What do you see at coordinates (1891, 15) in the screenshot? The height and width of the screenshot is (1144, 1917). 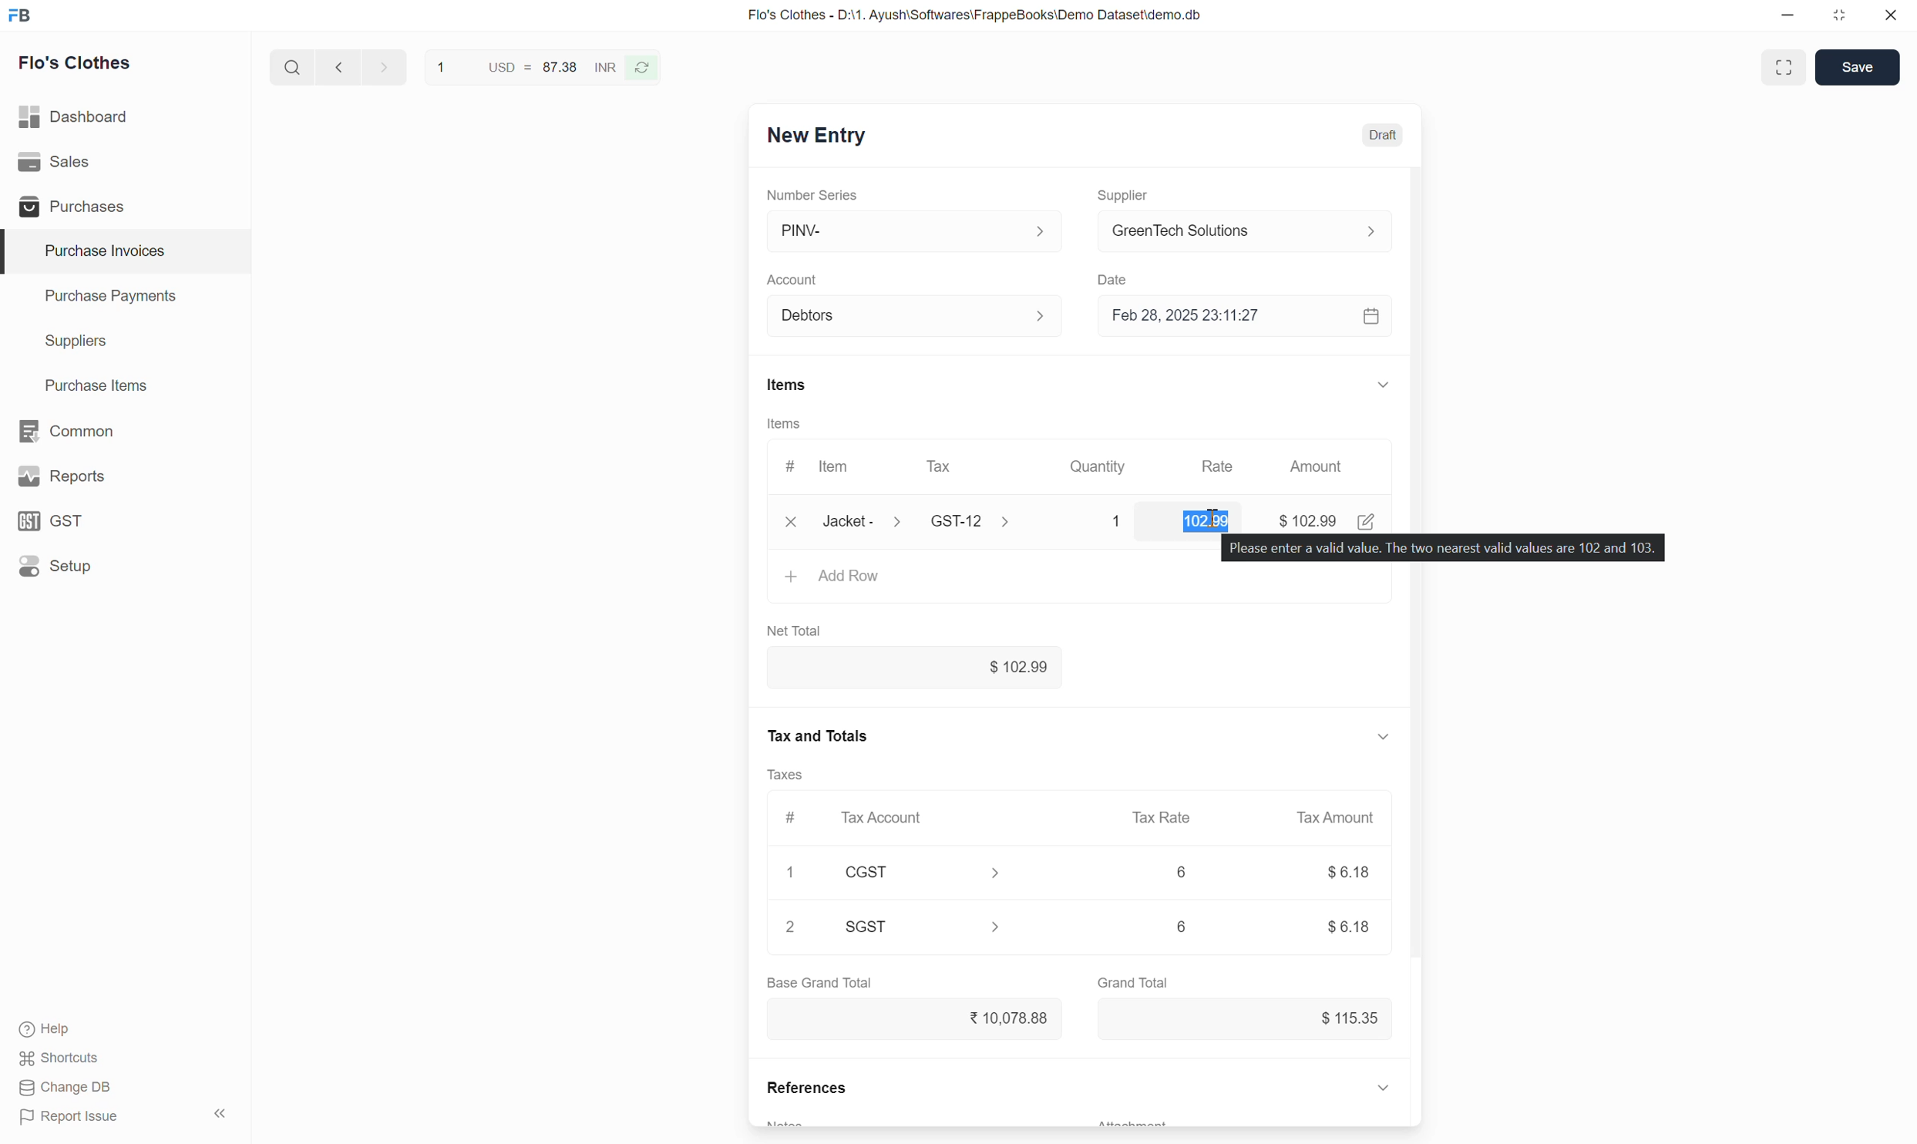 I see `Close` at bounding box center [1891, 15].